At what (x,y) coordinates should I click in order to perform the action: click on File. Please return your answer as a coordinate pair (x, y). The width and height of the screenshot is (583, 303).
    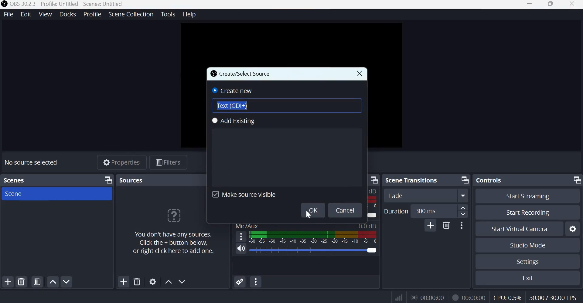
    Looking at the image, I should click on (9, 15).